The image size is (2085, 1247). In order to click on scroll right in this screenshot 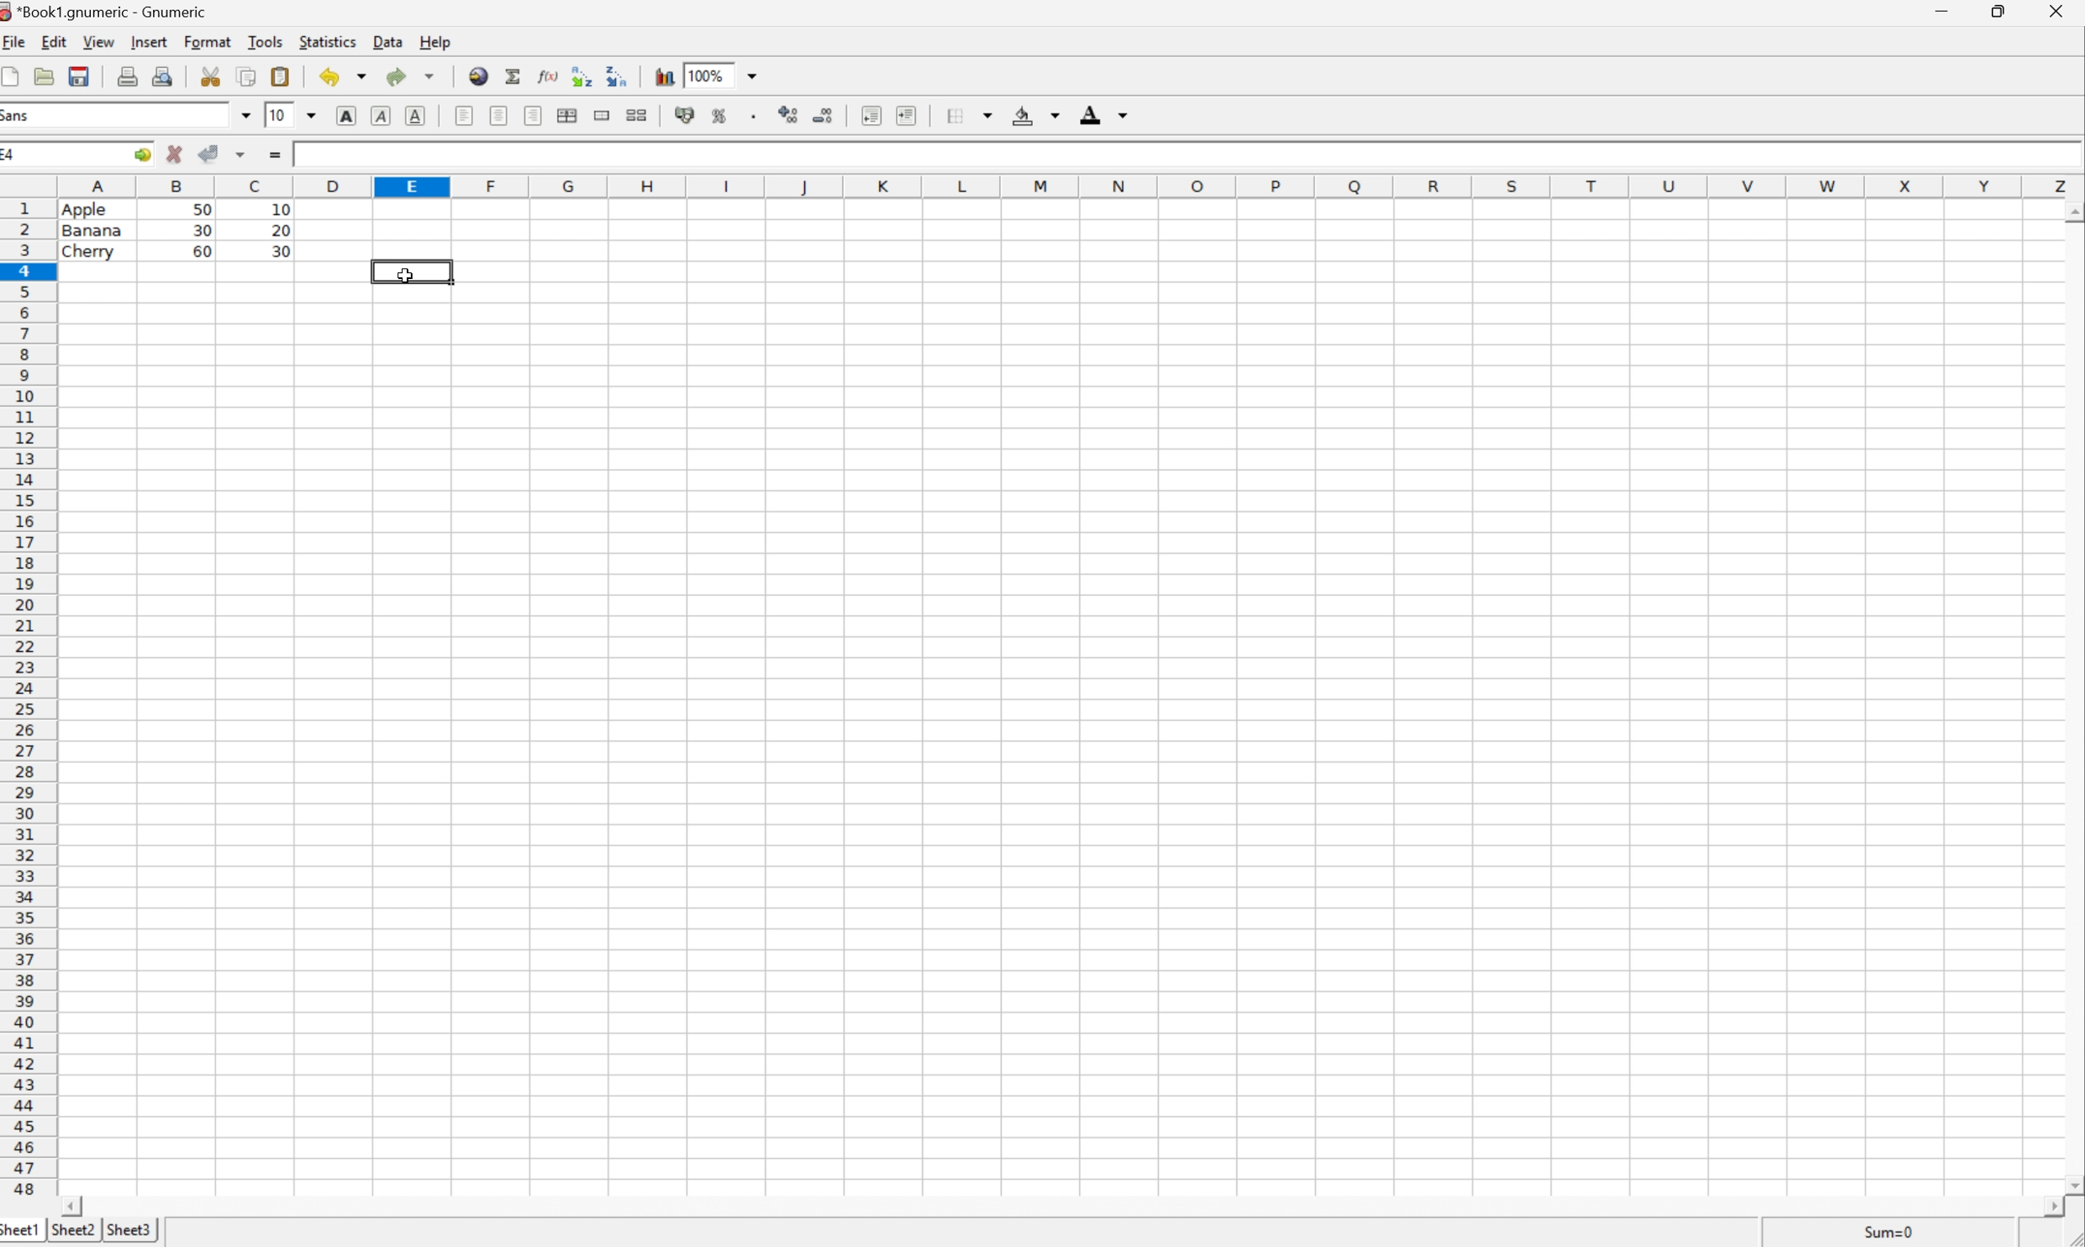, I will do `click(2050, 1207)`.